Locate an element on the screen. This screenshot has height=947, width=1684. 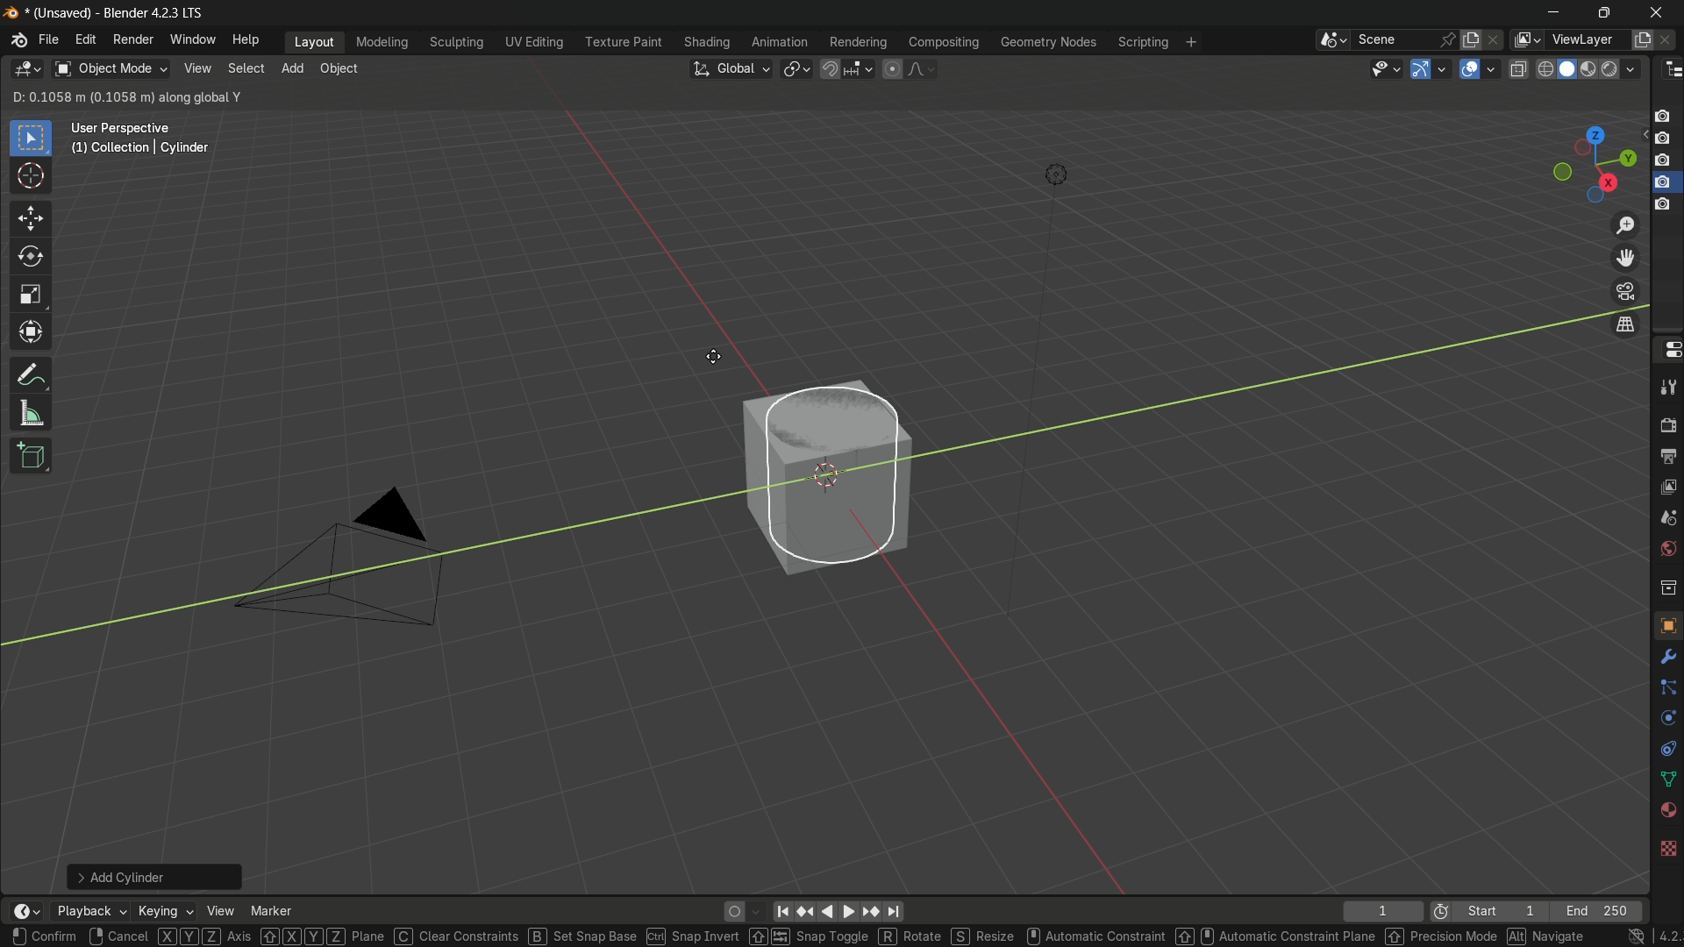
line connecter is located at coordinates (1661, 687).